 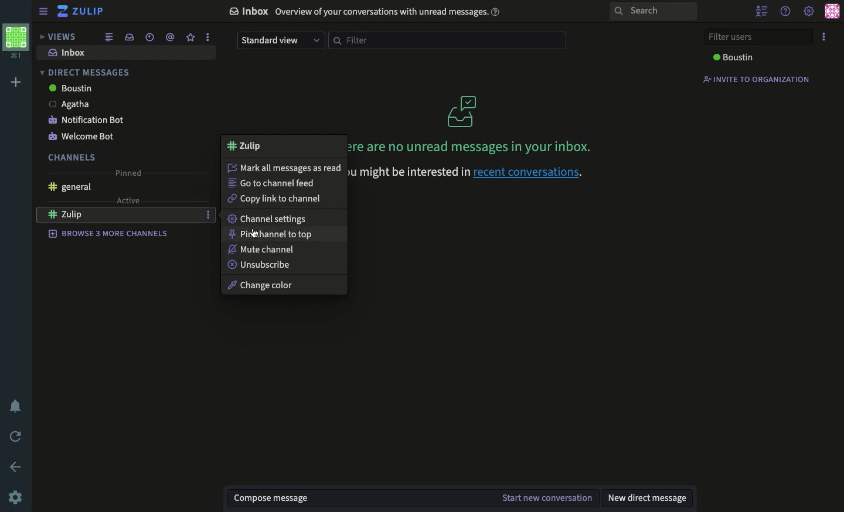 What do you see at coordinates (207, 36) in the screenshot?
I see `options` at bounding box center [207, 36].